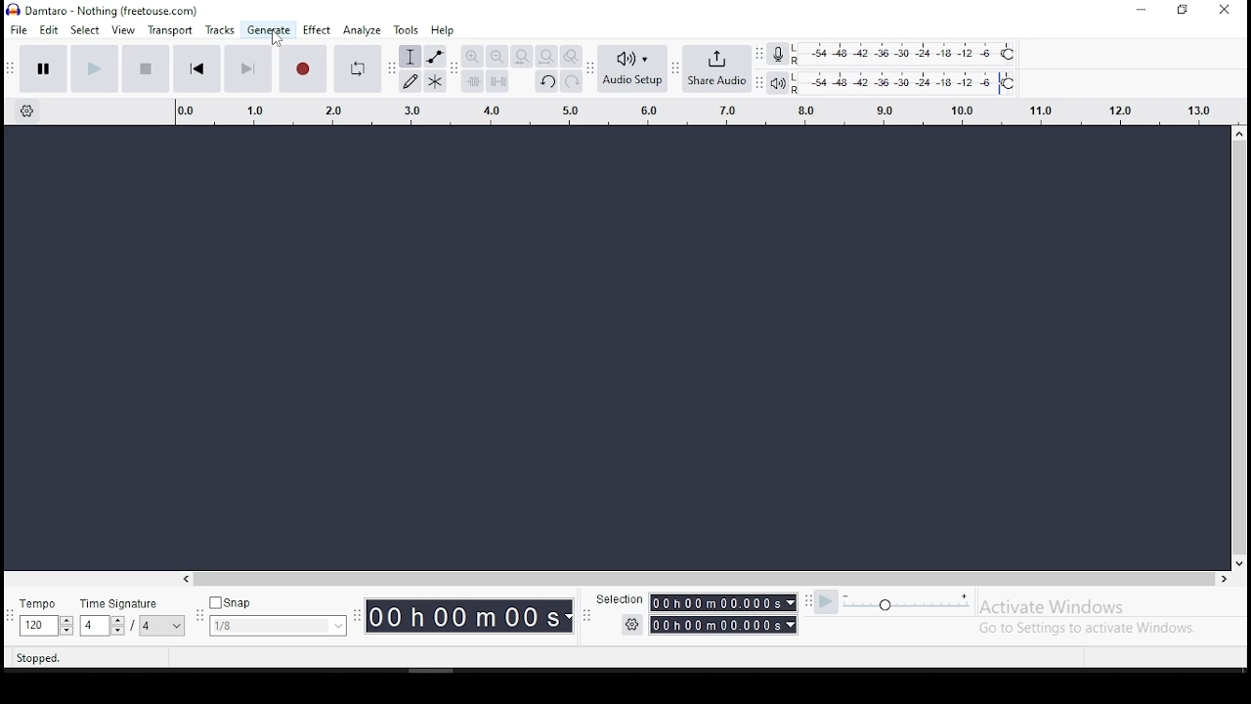 Image resolution: width=1251 pixels, height=704 pixels. What do you see at coordinates (522, 56) in the screenshot?
I see `fit project to width` at bounding box center [522, 56].